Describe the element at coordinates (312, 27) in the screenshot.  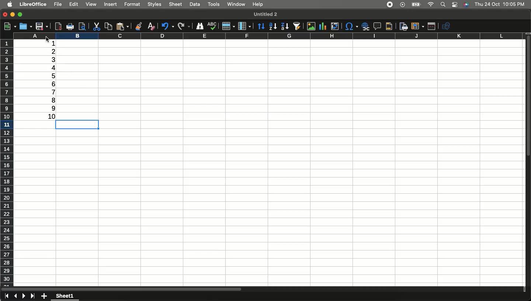
I see `Insert image` at that location.